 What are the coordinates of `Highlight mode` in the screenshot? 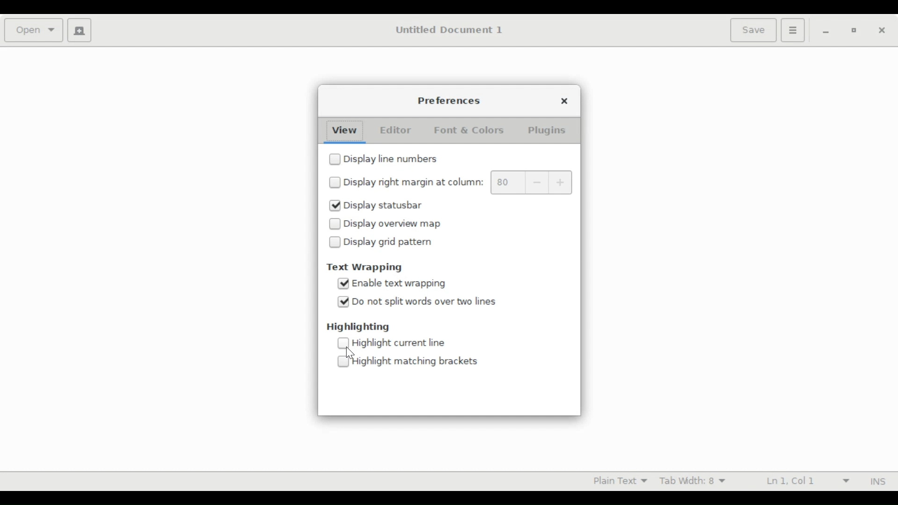 It's located at (618, 480).